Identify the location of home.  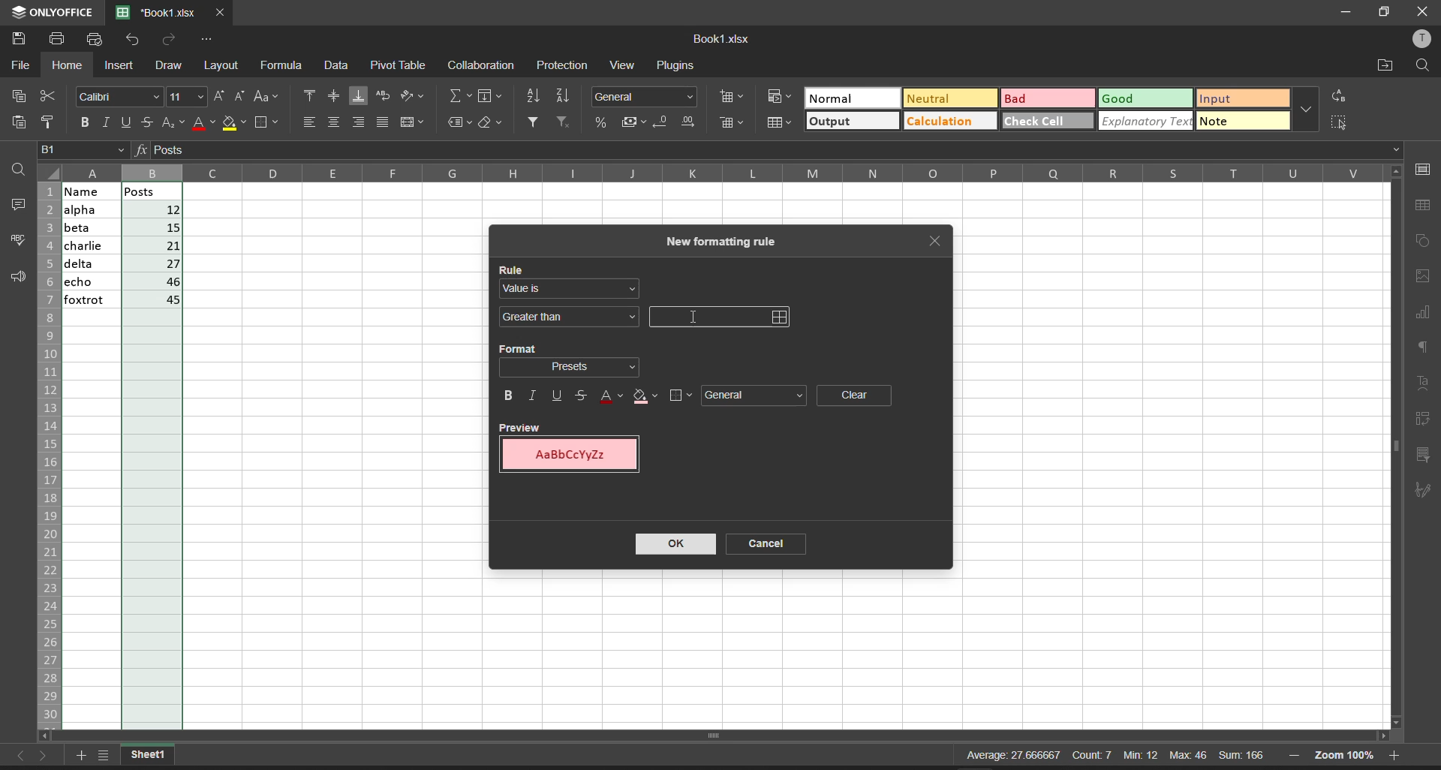
(70, 67).